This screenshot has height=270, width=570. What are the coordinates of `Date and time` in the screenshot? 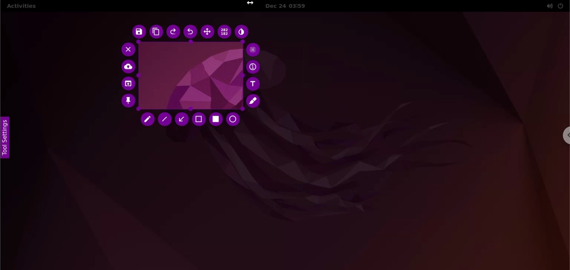 It's located at (290, 6).